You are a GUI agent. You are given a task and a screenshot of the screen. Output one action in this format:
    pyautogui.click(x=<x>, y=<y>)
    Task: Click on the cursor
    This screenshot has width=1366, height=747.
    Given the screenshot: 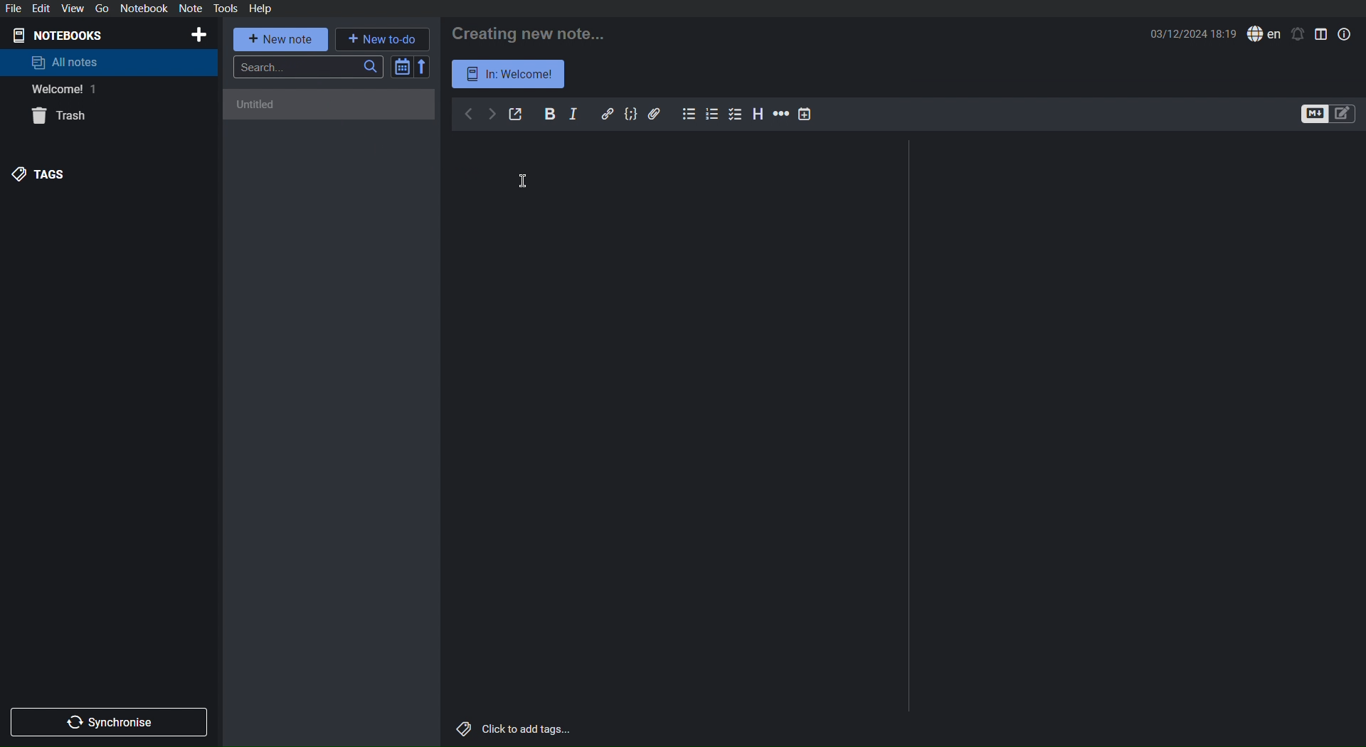 What is the action you would take?
    pyautogui.click(x=521, y=181)
    